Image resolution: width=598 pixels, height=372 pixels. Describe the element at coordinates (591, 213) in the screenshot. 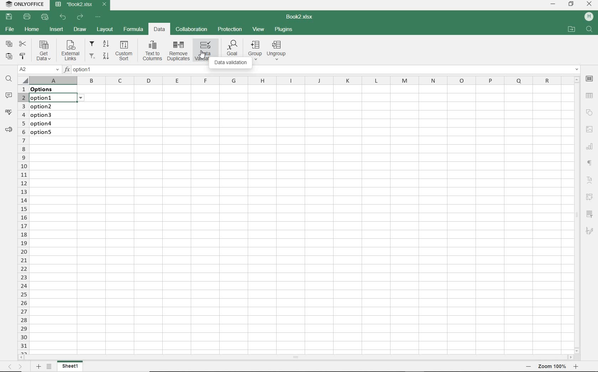

I see `filter` at that location.